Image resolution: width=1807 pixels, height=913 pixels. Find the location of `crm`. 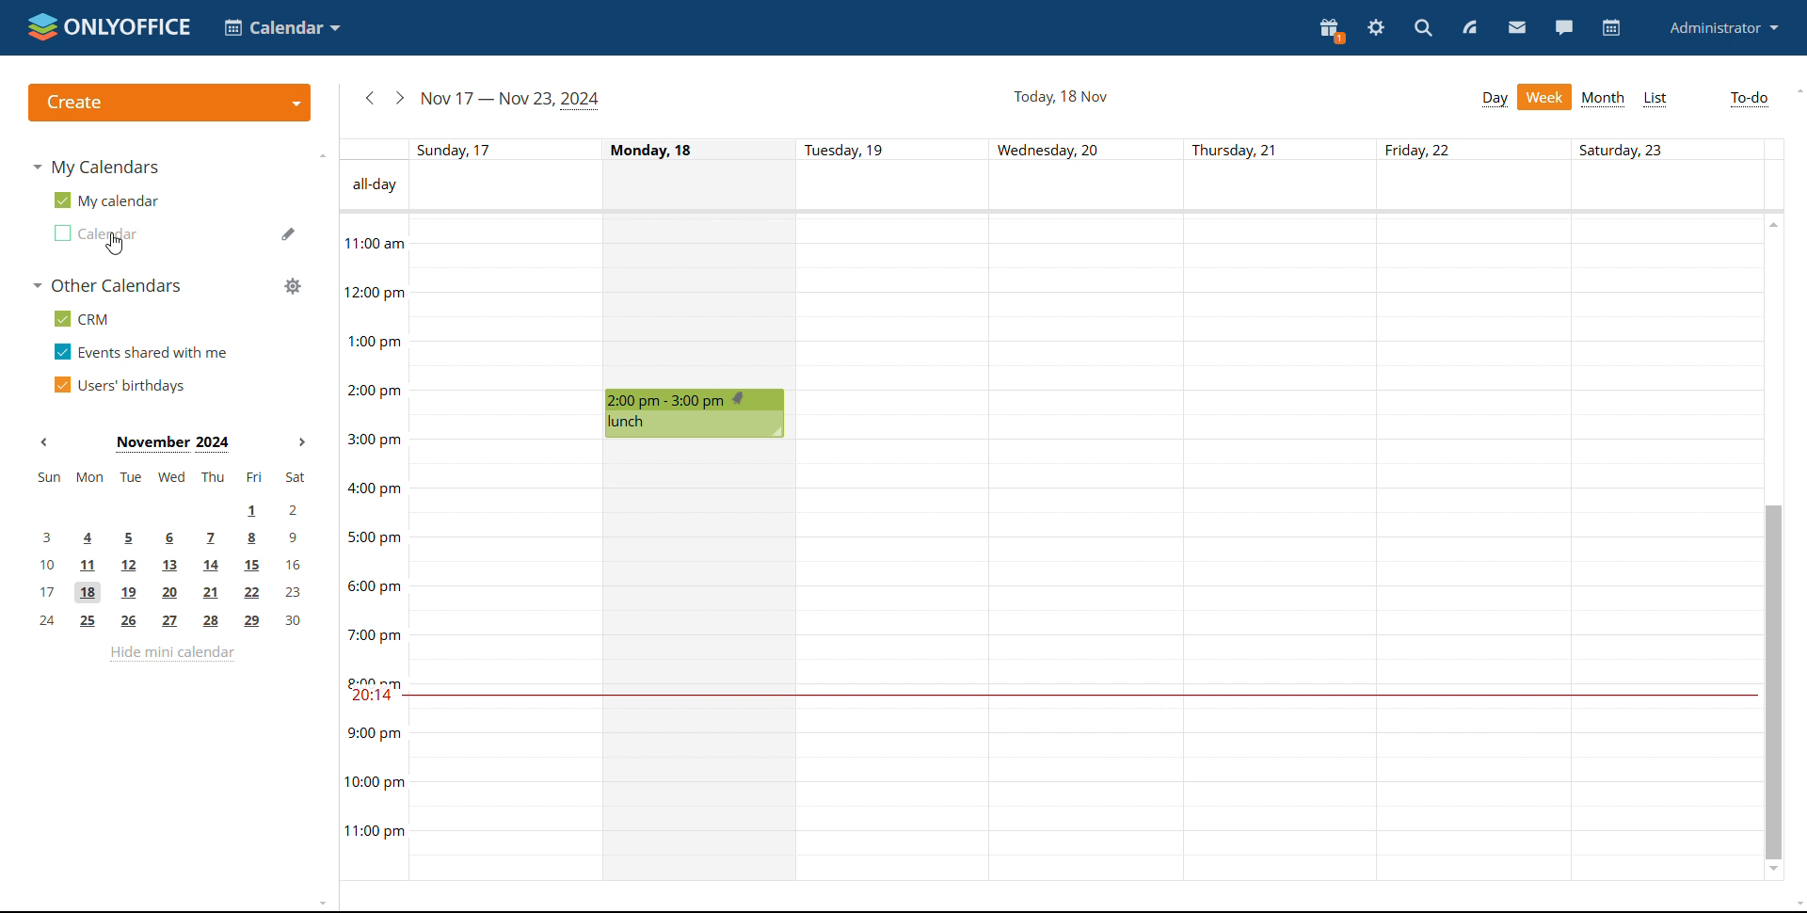

crm is located at coordinates (81, 318).